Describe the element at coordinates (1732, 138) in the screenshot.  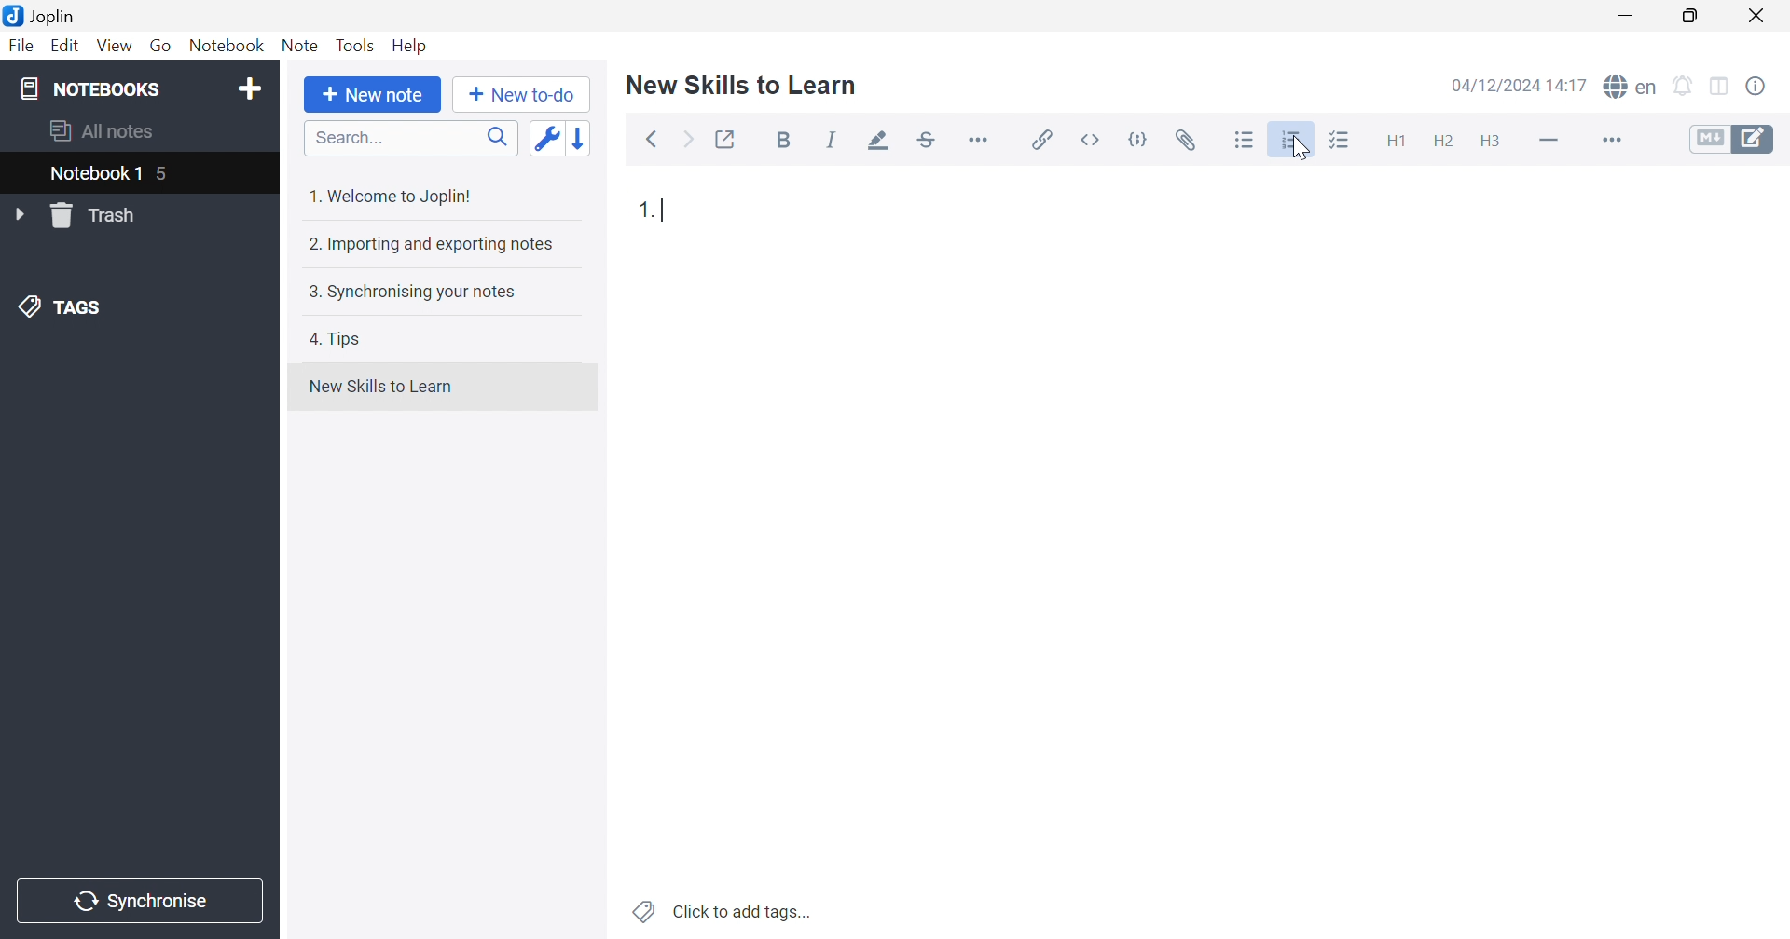
I see `Toggle editors` at that location.